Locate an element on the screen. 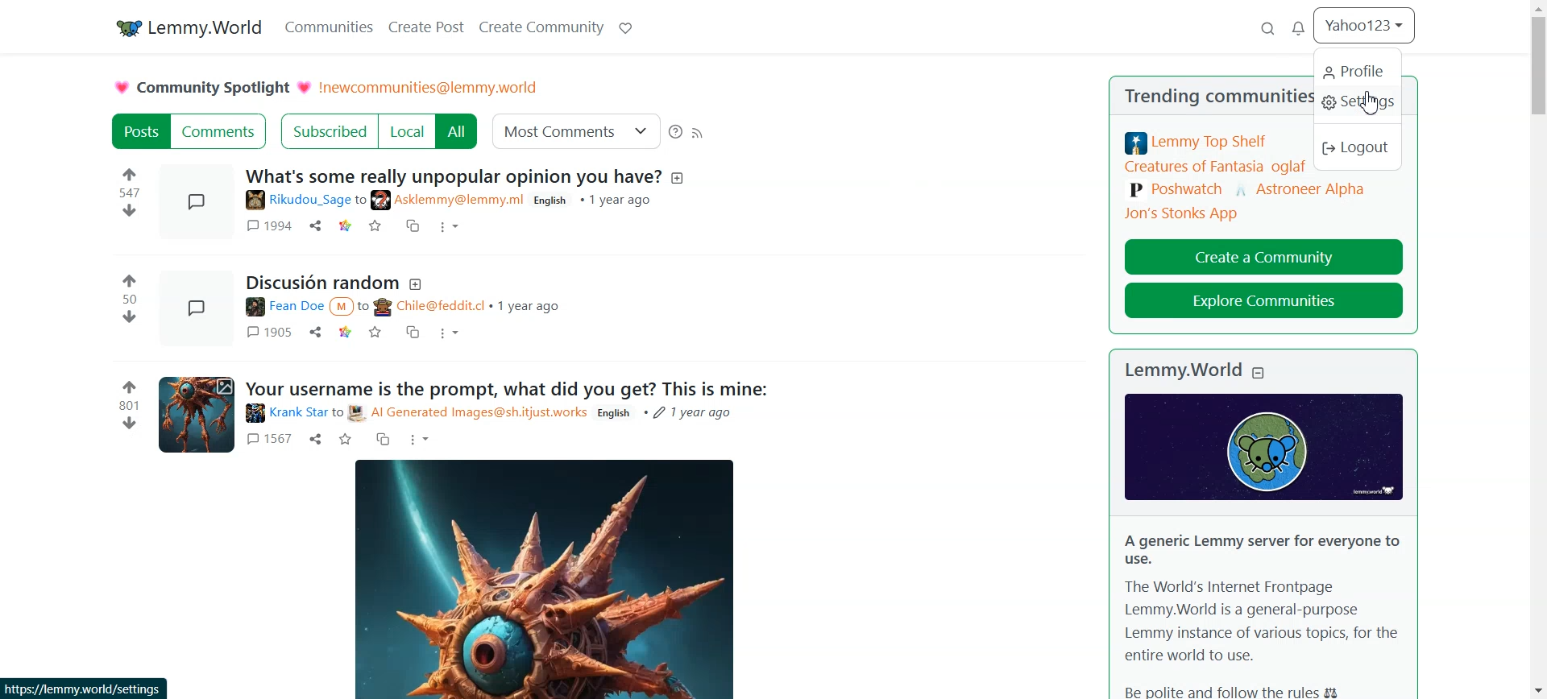  link is located at coordinates (346, 226).